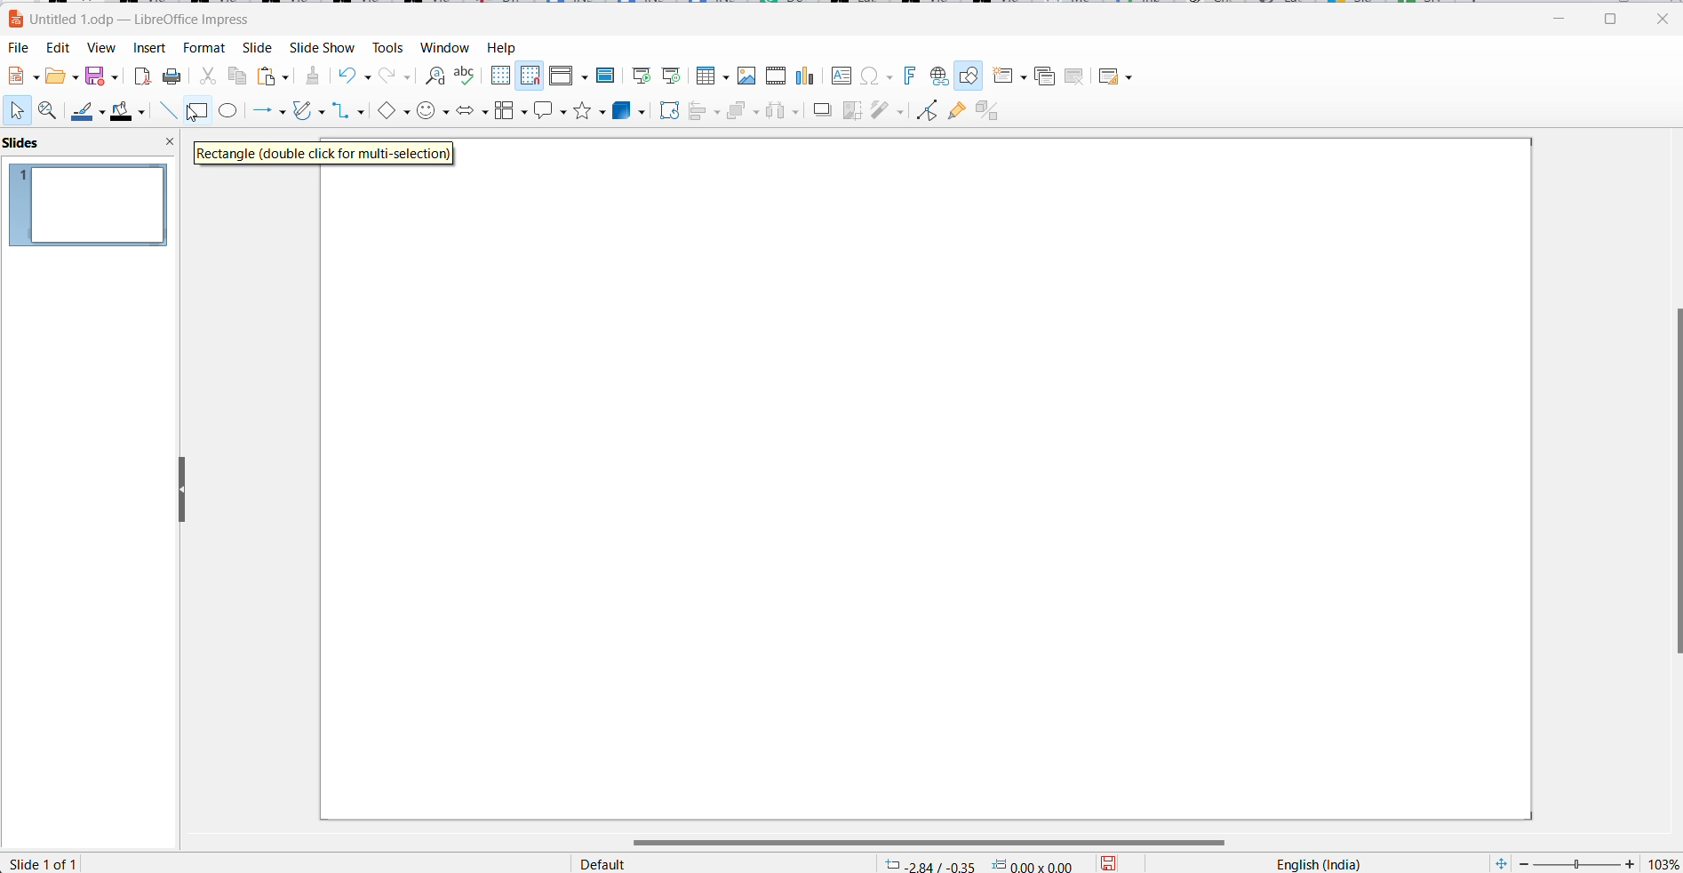 This screenshot has height=873, width=1683. What do you see at coordinates (87, 205) in the screenshot?
I see `slide preview` at bounding box center [87, 205].